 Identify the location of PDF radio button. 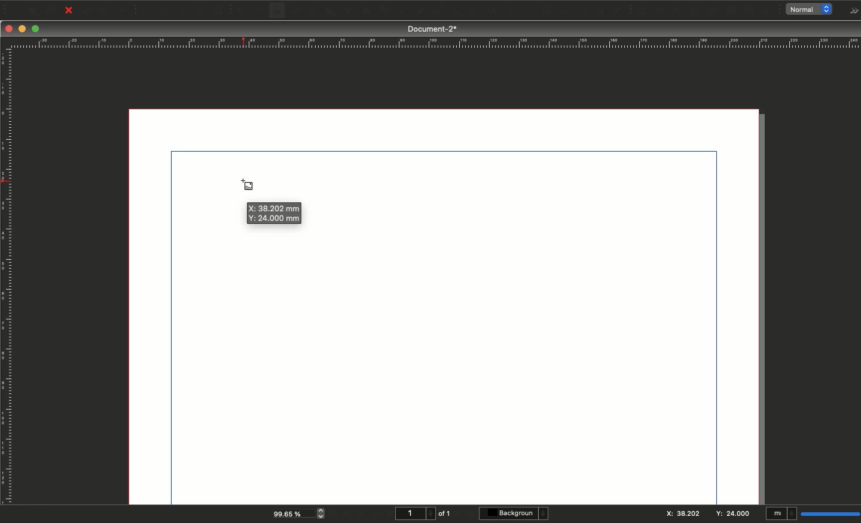
(677, 11).